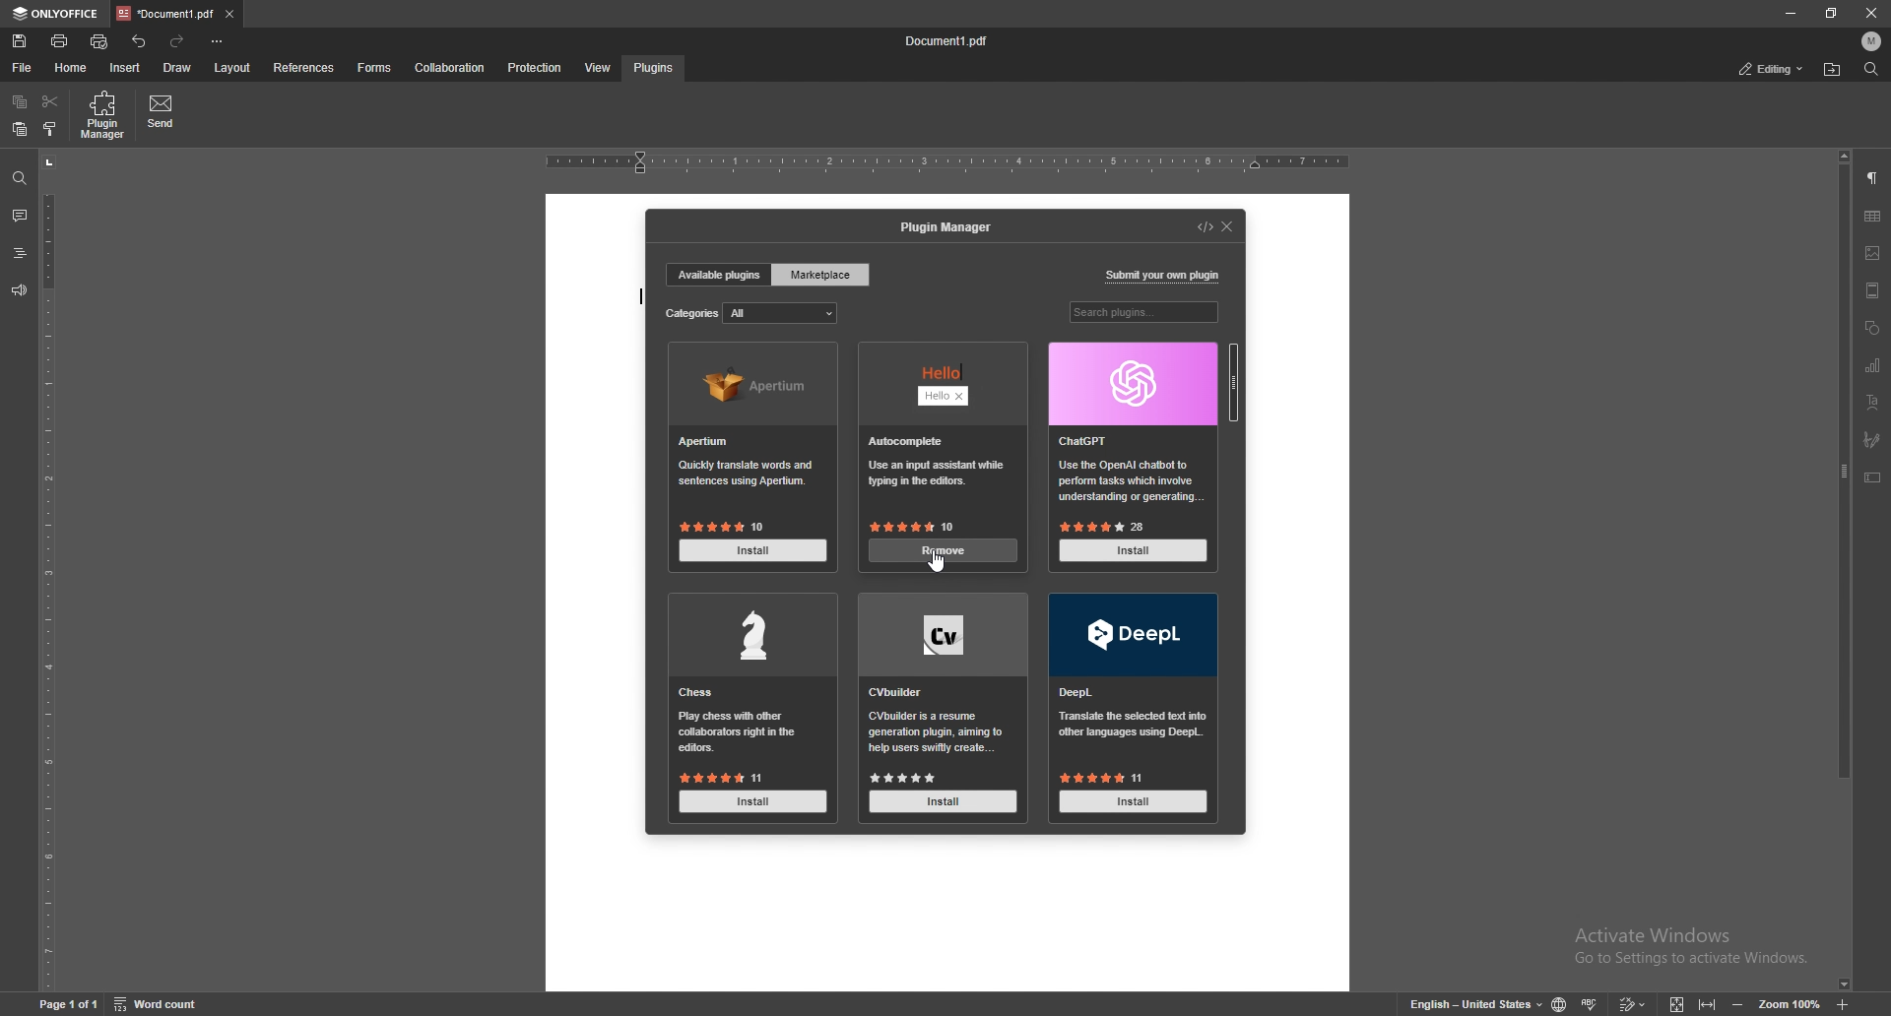 This screenshot has height=1016, width=1891. Describe the element at coordinates (752, 804) in the screenshot. I see `Install` at that location.